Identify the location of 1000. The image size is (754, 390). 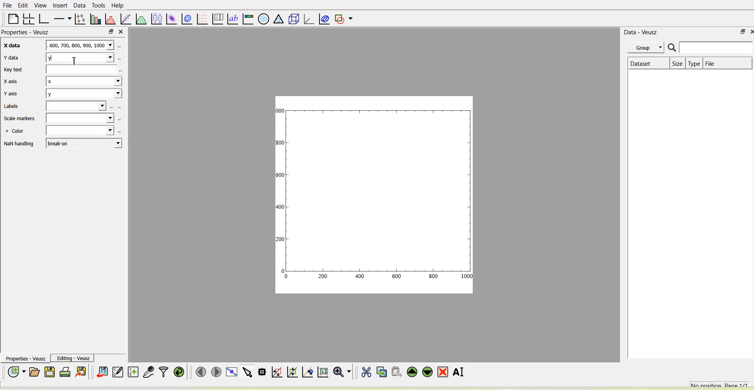
(467, 277).